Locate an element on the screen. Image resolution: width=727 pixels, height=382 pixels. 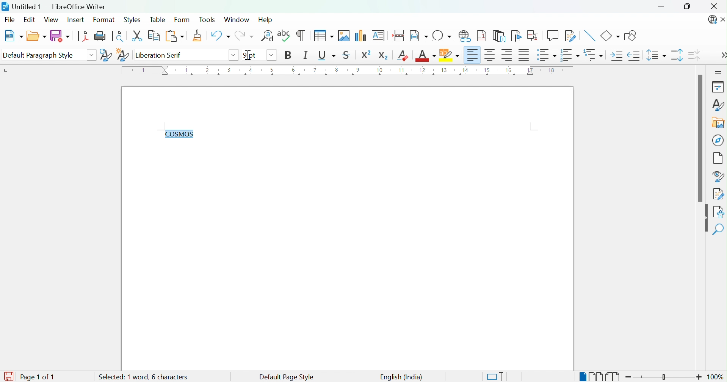
Decrease Paragraph Spacing is located at coordinates (695, 55).